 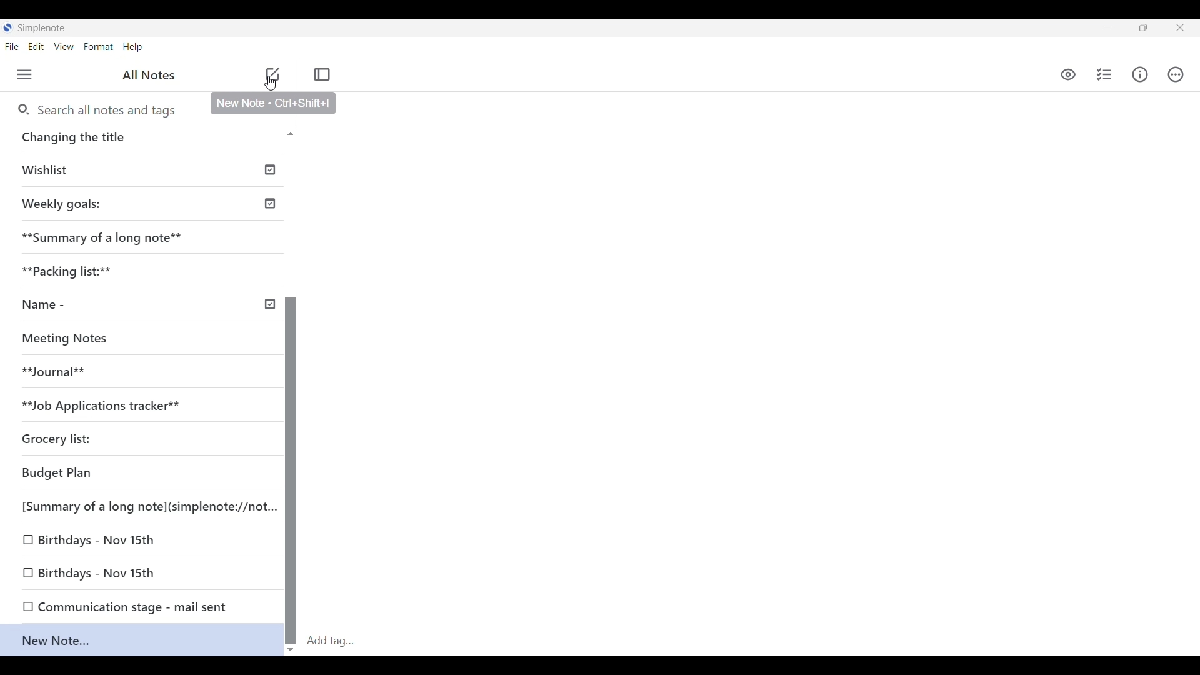 What do you see at coordinates (64, 47) in the screenshot?
I see `View menu` at bounding box center [64, 47].